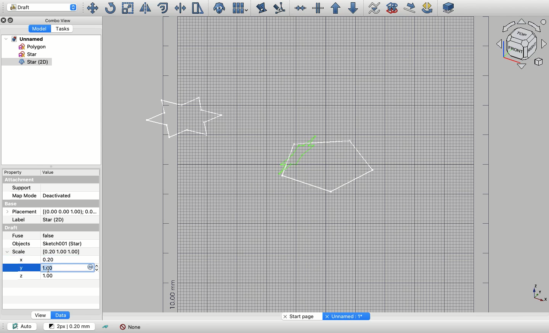 This screenshot has width=549, height=333. I want to click on Star selected, so click(185, 118).